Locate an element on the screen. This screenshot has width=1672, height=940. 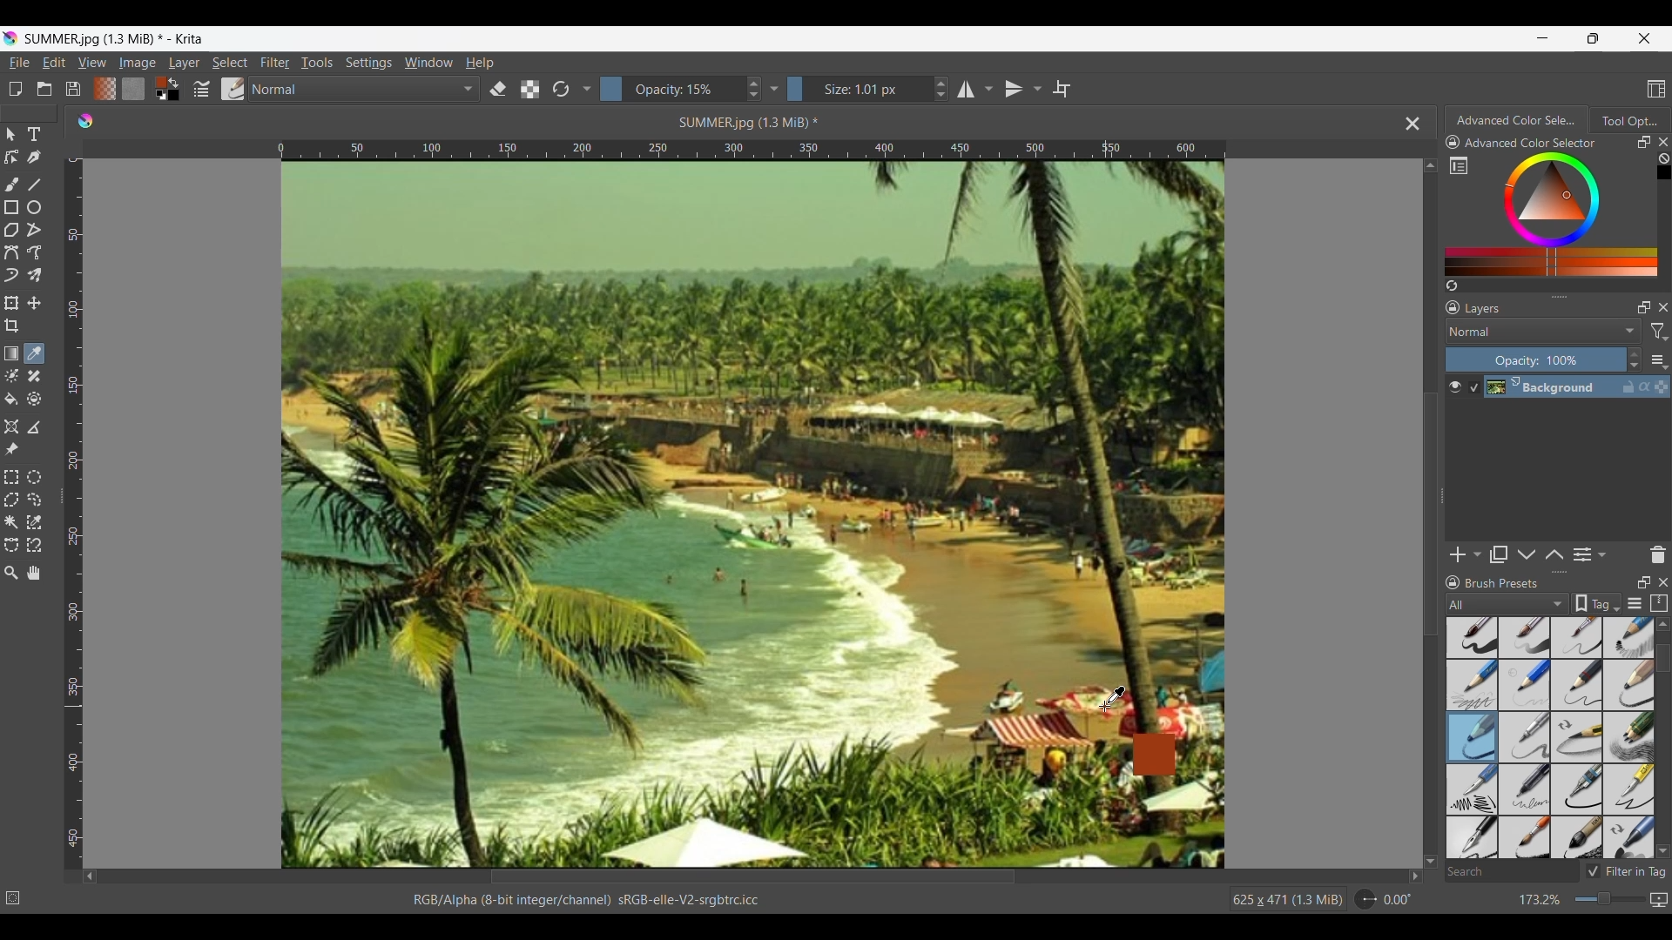
Quick slide to bottom is located at coordinates (1431, 862).